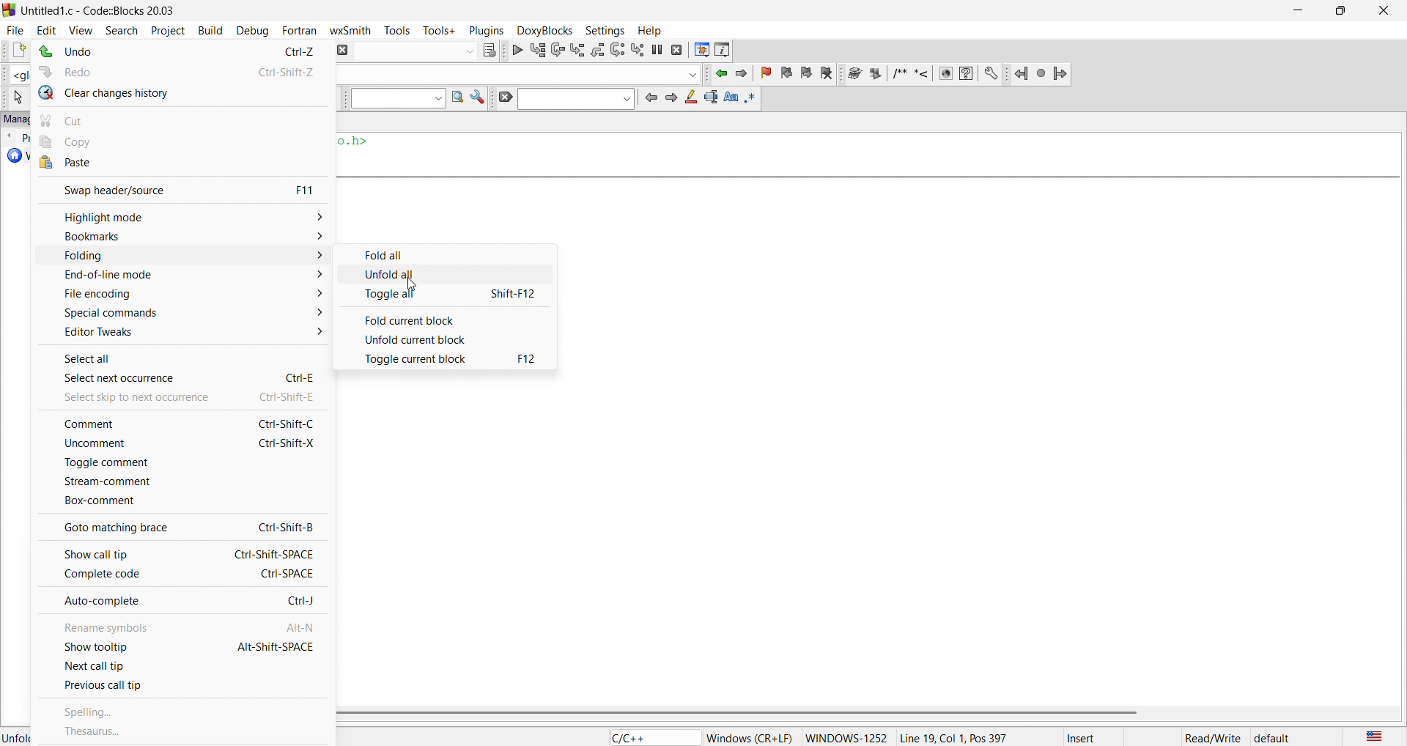 This screenshot has width=1407, height=746. Describe the element at coordinates (177, 312) in the screenshot. I see `special commands` at that location.